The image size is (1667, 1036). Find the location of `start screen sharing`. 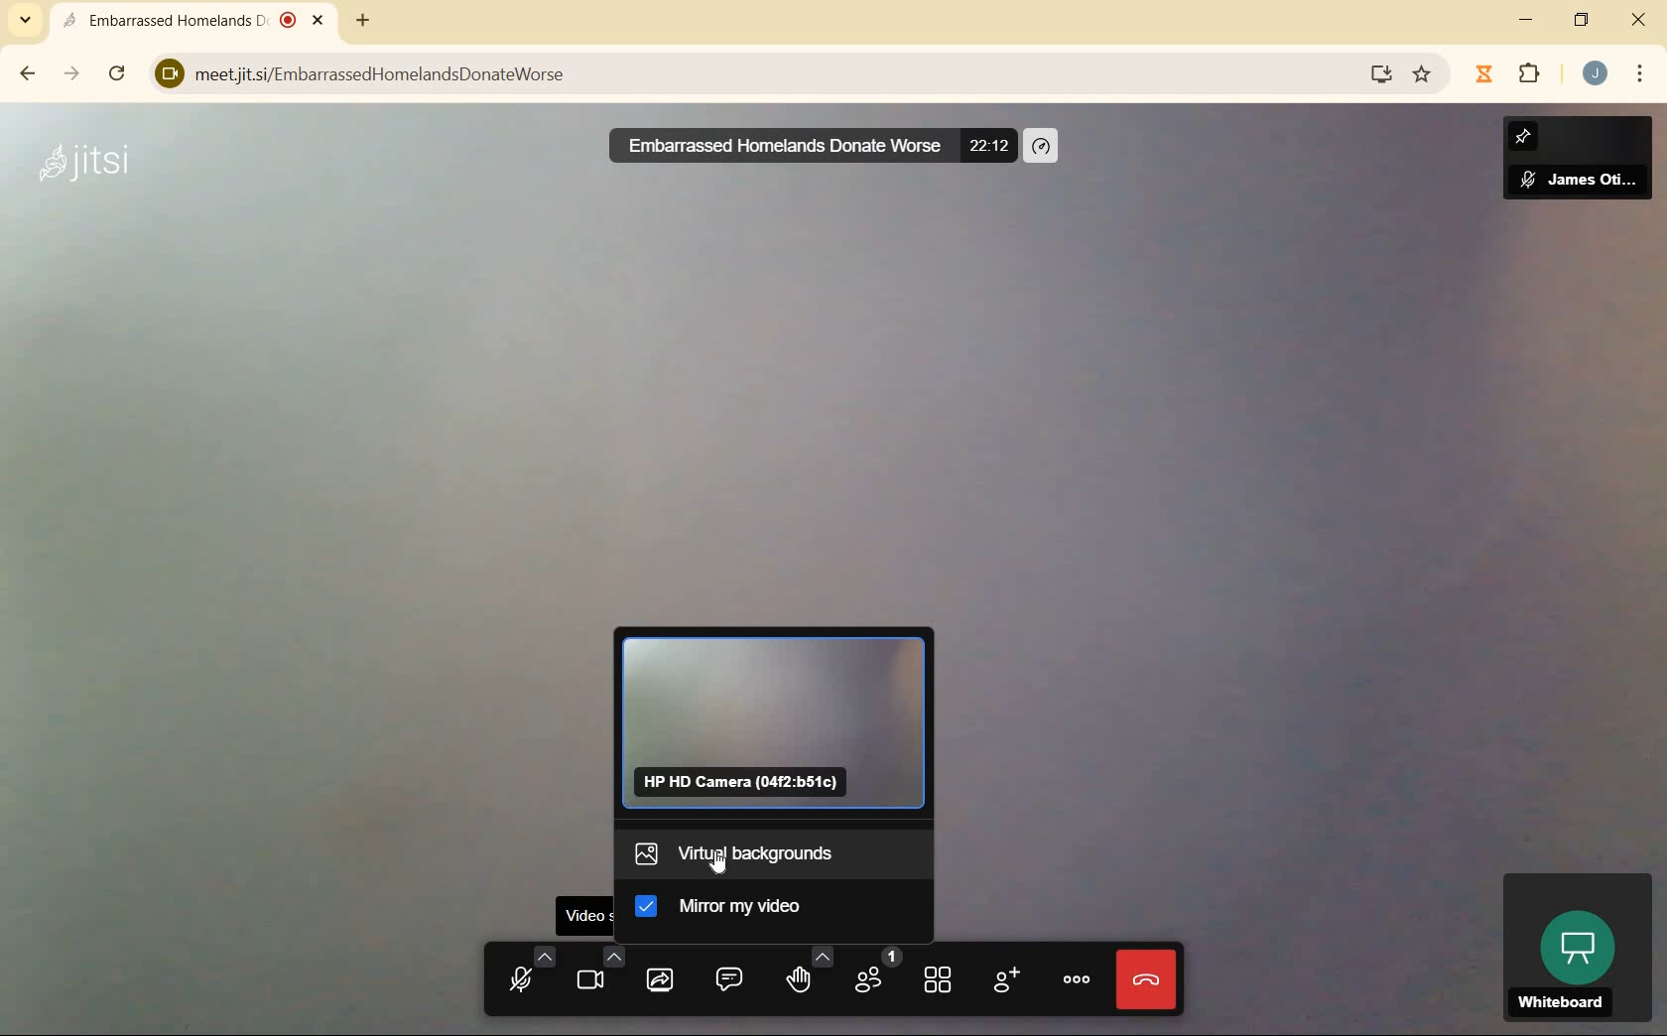

start screen sharing is located at coordinates (659, 976).